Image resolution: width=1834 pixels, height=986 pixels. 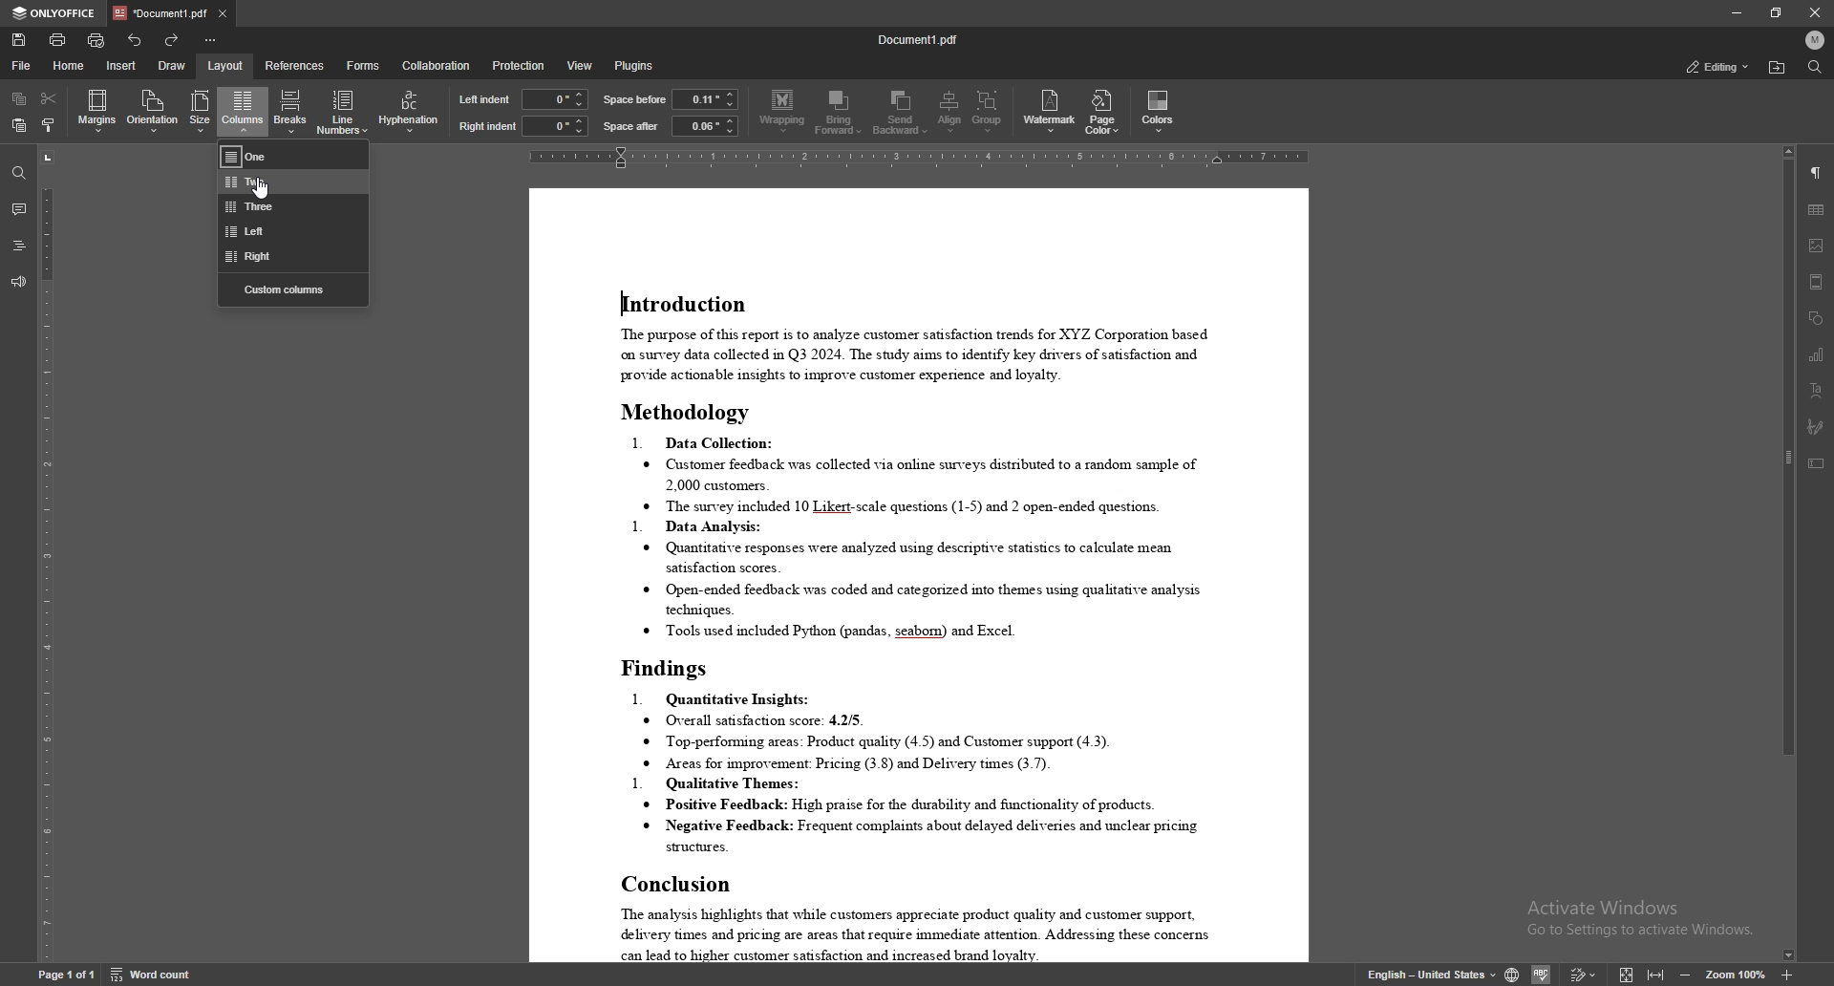 What do you see at coordinates (556, 126) in the screenshot?
I see `right indent input` at bounding box center [556, 126].